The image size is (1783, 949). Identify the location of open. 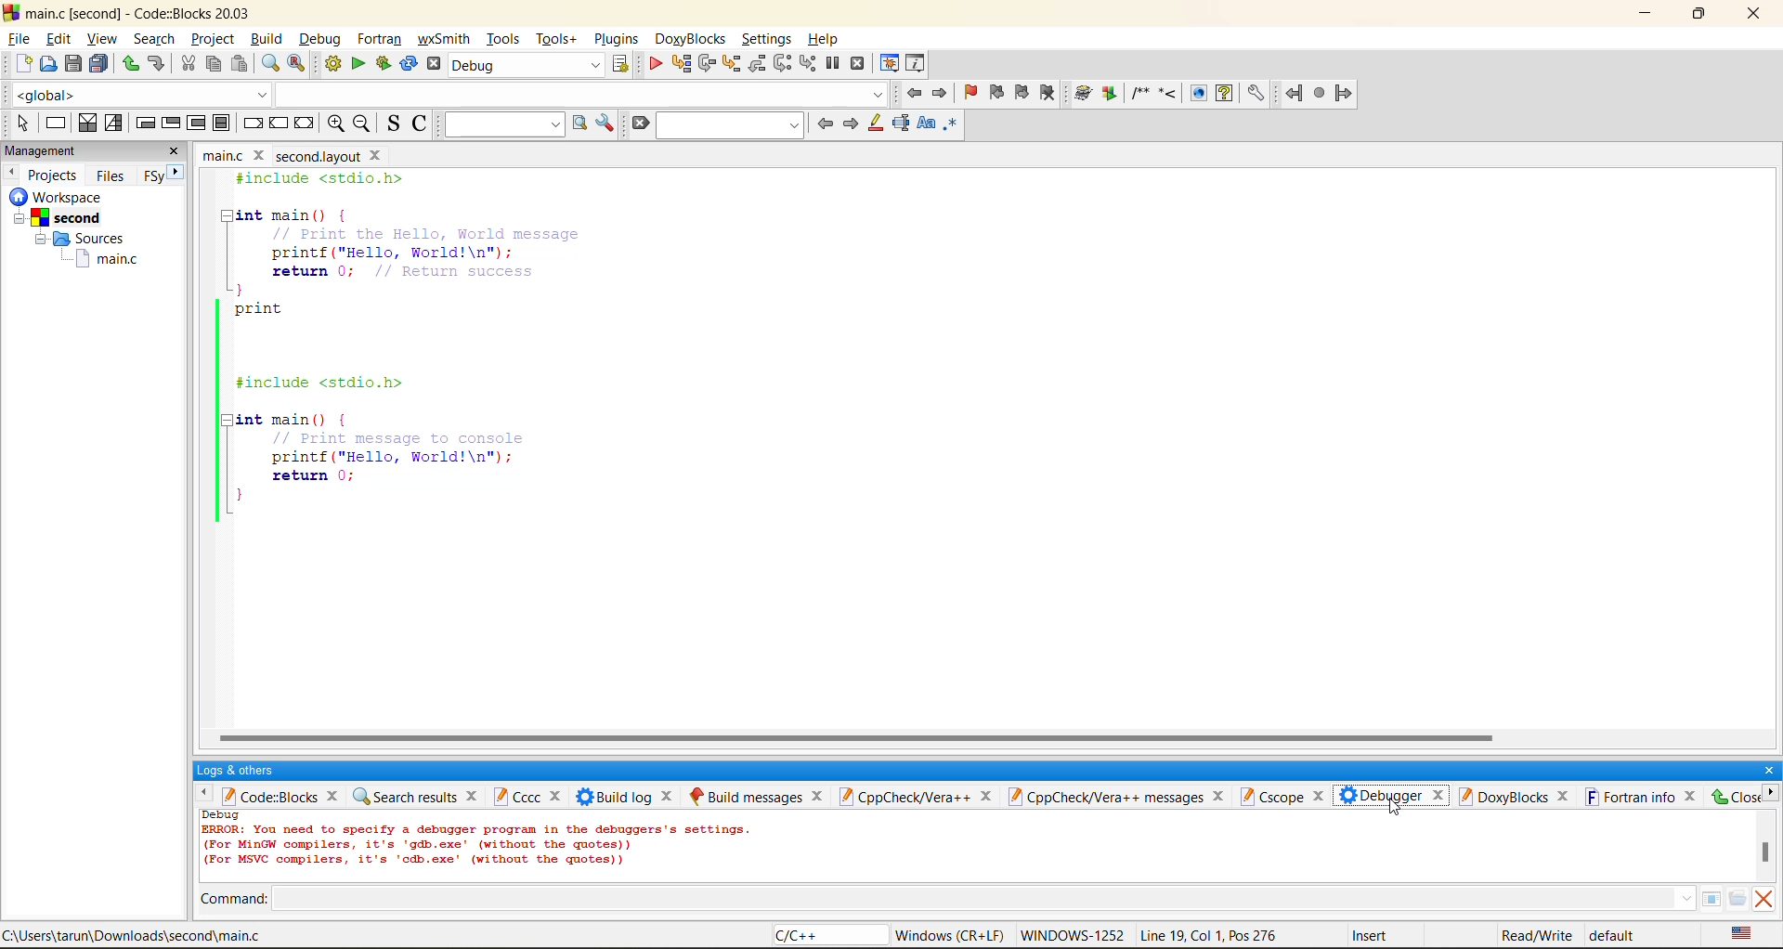
(45, 67).